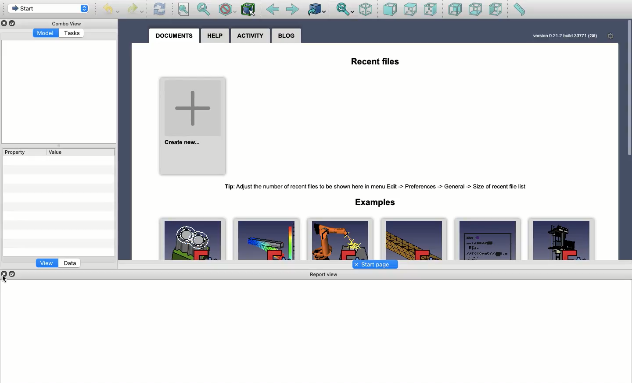 The width and height of the screenshot is (632, 383). Describe the element at coordinates (367, 9) in the screenshot. I see `Isometric ` at that location.